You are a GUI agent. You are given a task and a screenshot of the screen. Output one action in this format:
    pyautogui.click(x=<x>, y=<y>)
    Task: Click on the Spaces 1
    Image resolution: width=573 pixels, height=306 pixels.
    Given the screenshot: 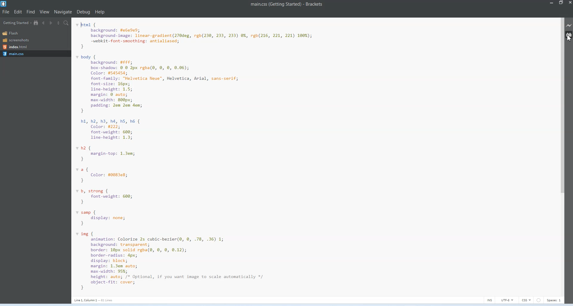 What is the action you would take?
    pyautogui.click(x=554, y=300)
    